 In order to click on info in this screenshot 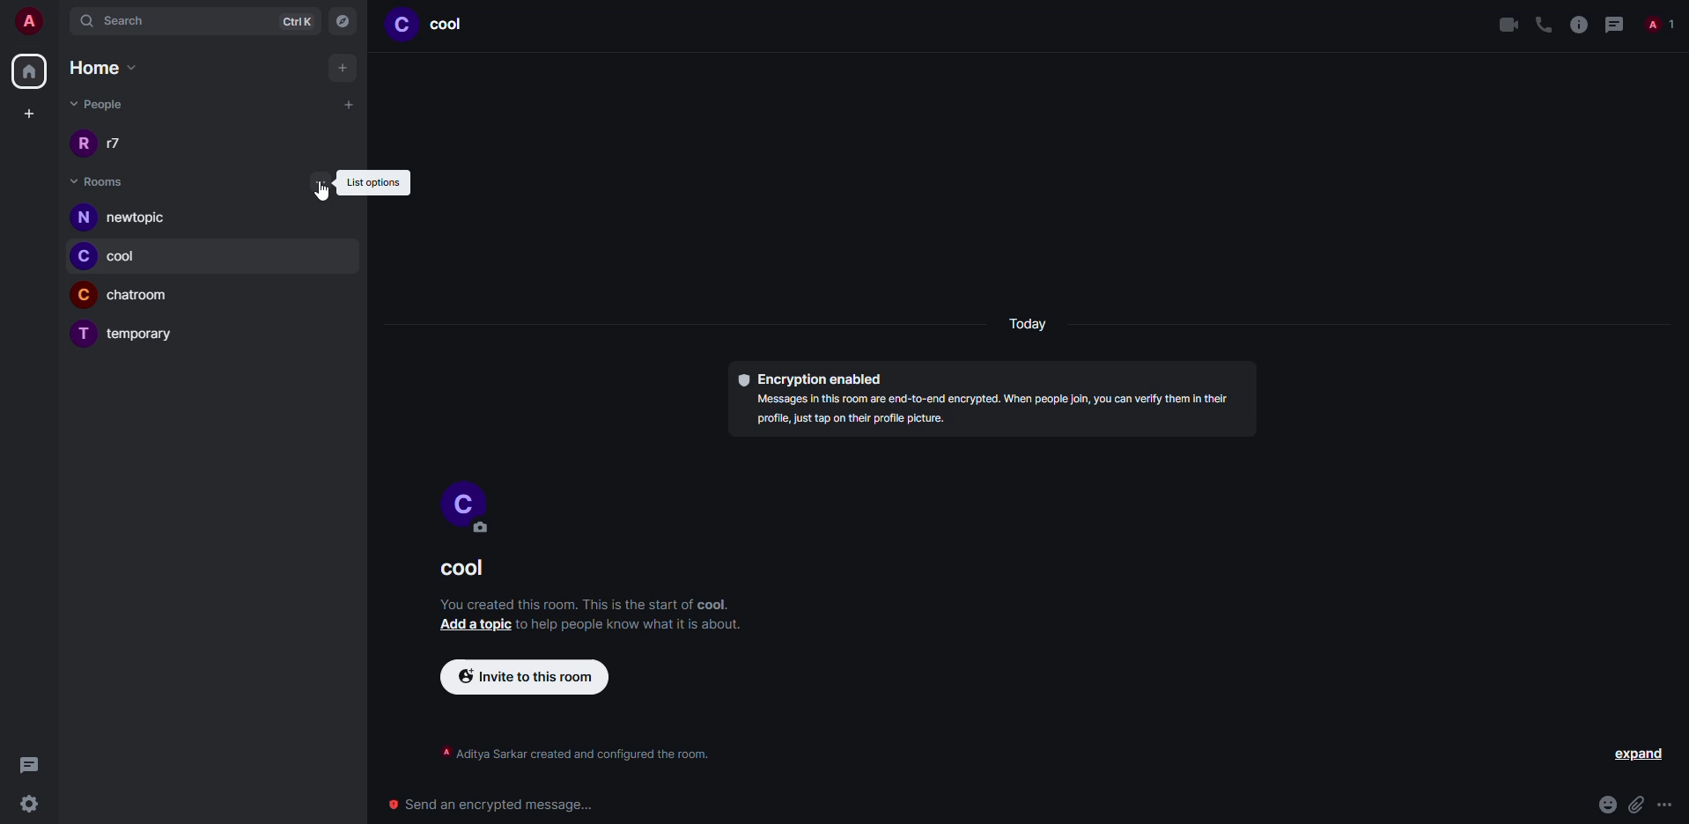, I will do `click(581, 750)`.